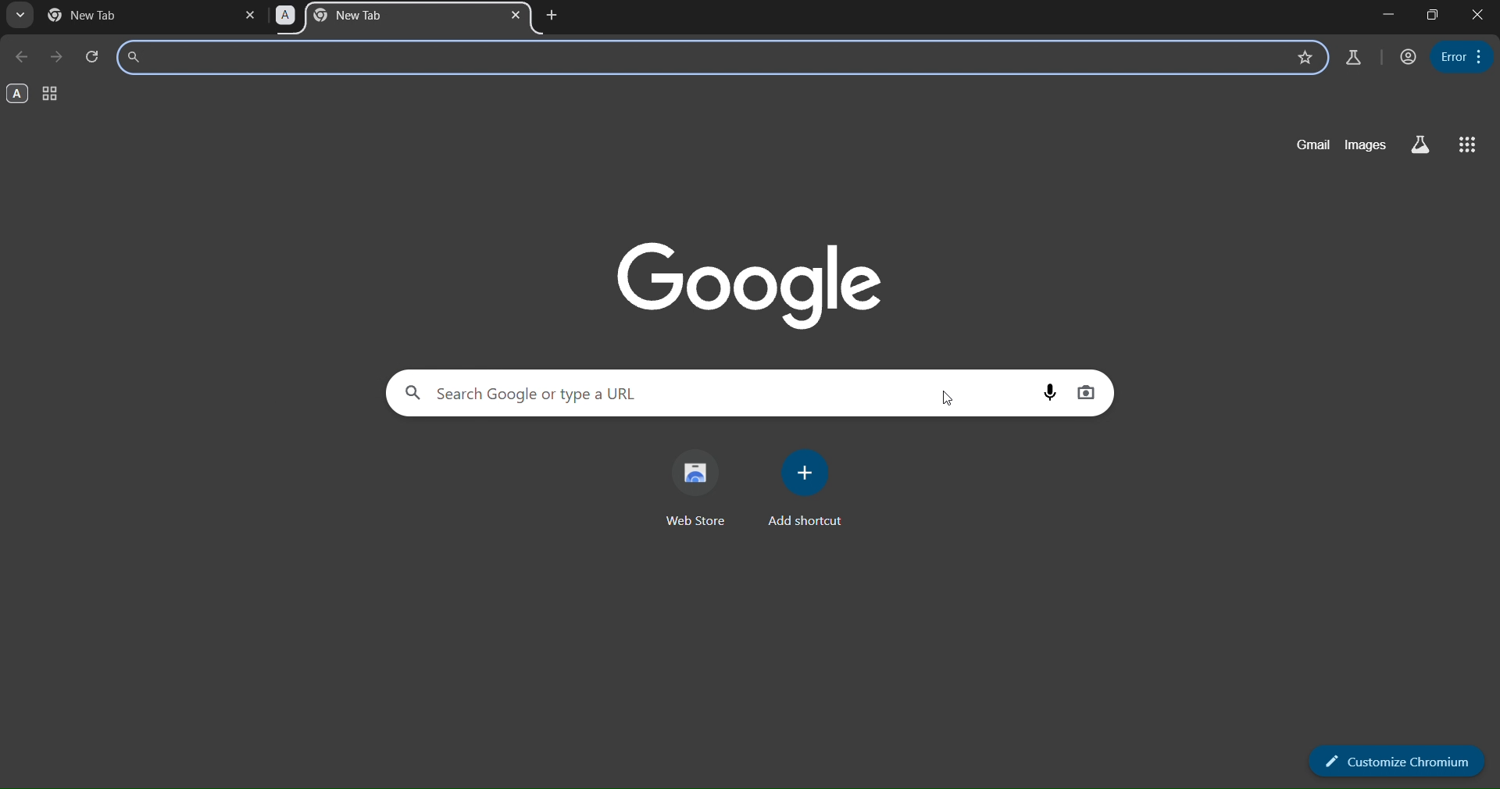 The height and width of the screenshot is (789, 1500). What do you see at coordinates (47, 94) in the screenshot?
I see `tab group` at bounding box center [47, 94].